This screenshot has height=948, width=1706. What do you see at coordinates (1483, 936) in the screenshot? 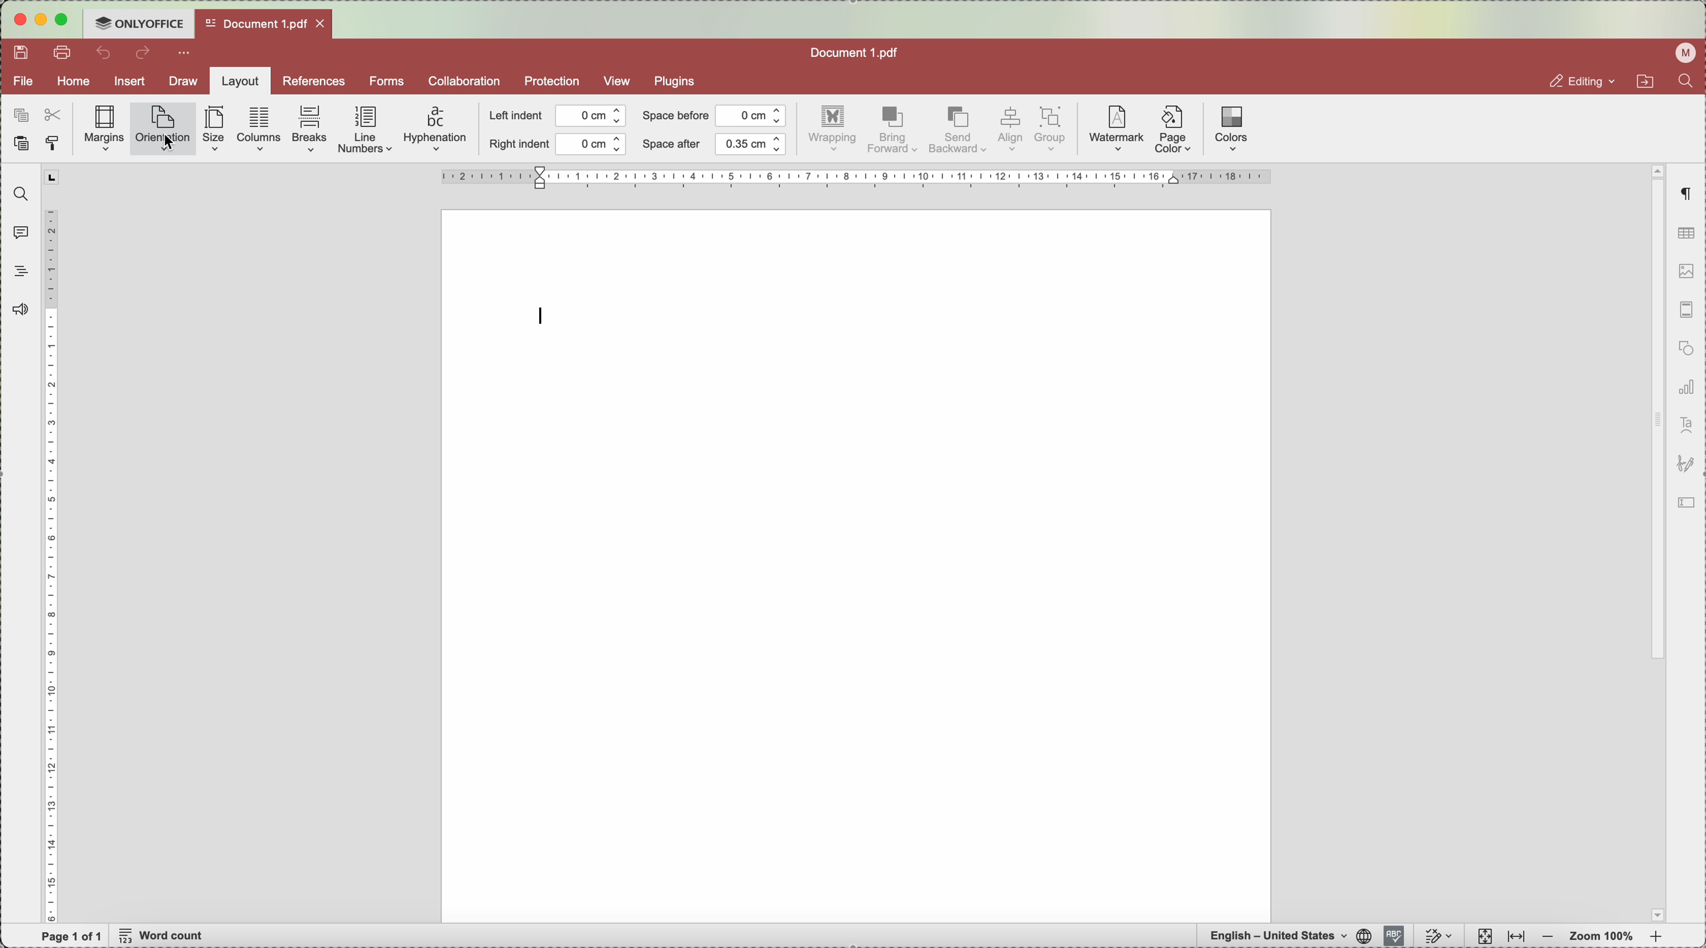
I see `fit to page` at bounding box center [1483, 936].